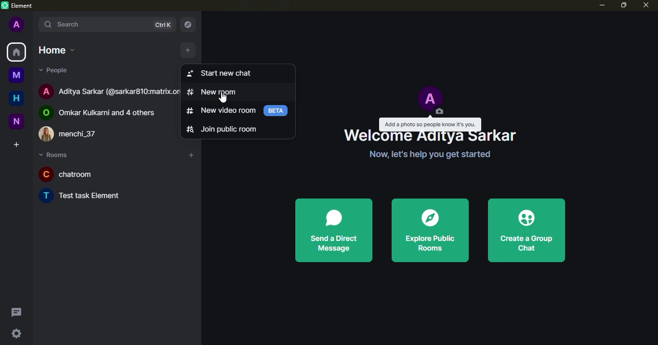 The height and width of the screenshot is (345, 658). What do you see at coordinates (16, 312) in the screenshot?
I see `threads` at bounding box center [16, 312].